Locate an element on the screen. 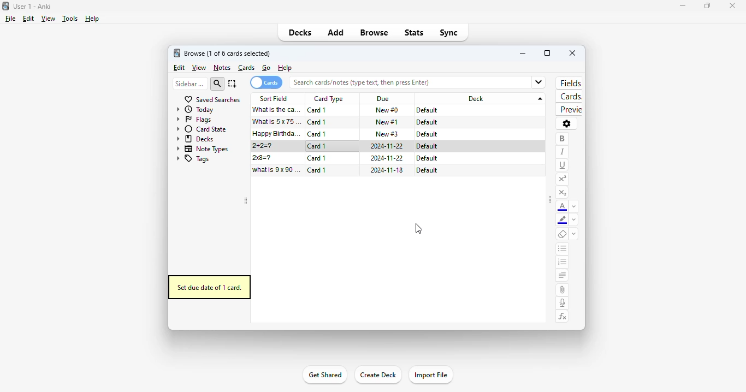 The image size is (746, 392). sync is located at coordinates (448, 33).